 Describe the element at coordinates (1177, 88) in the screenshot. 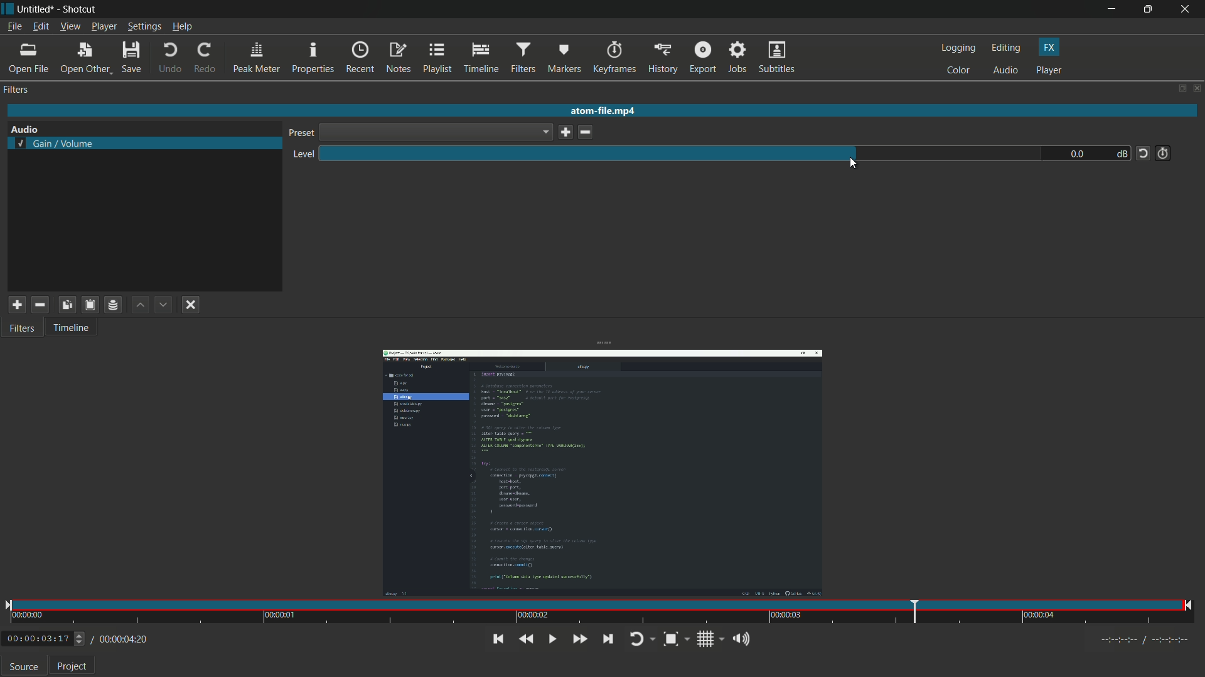

I see `change layout` at that location.